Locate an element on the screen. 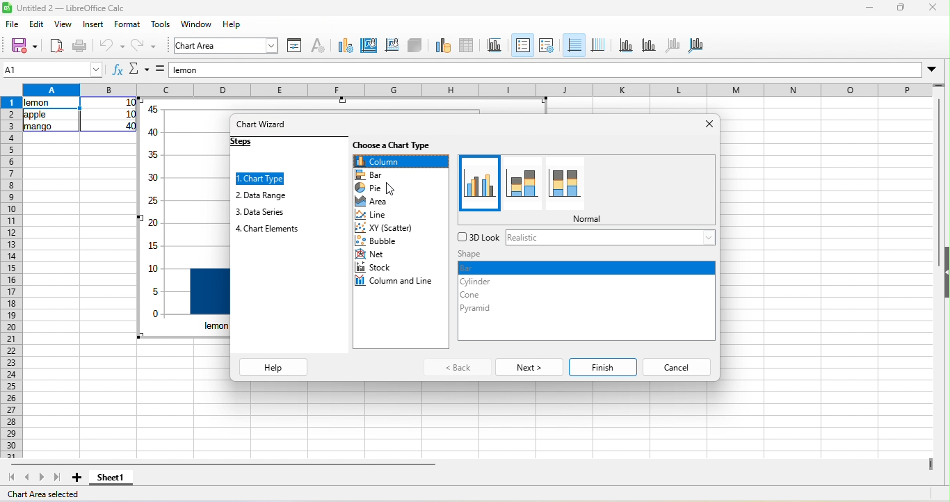 The width and height of the screenshot is (950, 502). 40 is located at coordinates (130, 126).